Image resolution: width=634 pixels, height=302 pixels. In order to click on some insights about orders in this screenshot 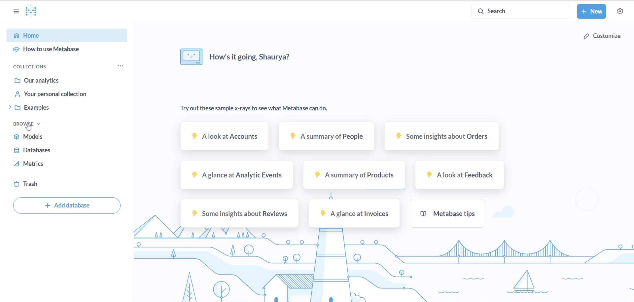, I will do `click(442, 139)`.